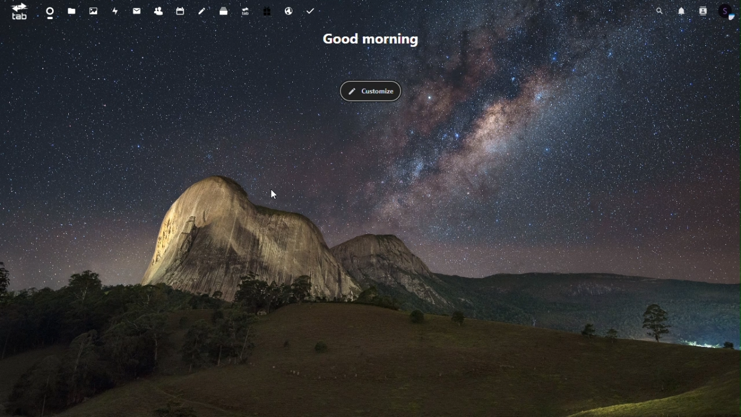 The width and height of the screenshot is (741, 417). Describe the element at coordinates (245, 12) in the screenshot. I see `upgrade` at that location.